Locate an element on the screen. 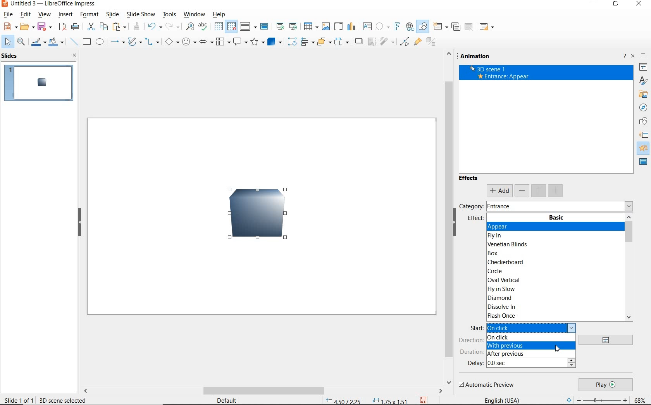 Image resolution: width=651 pixels, height=405 pixels. arrange is located at coordinates (324, 42).